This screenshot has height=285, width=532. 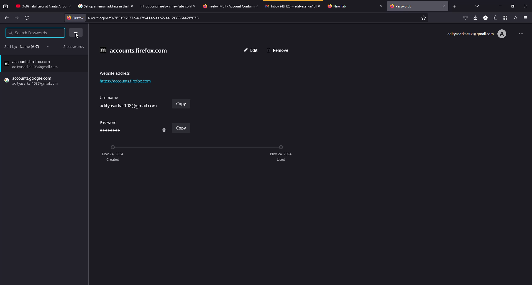 I want to click on account, so click(x=479, y=35).